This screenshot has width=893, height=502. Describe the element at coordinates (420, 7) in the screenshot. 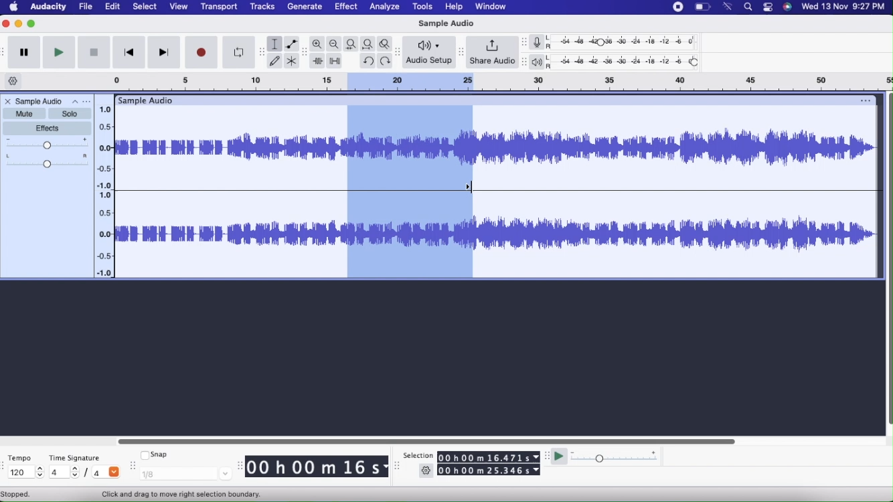

I see `tools` at that location.